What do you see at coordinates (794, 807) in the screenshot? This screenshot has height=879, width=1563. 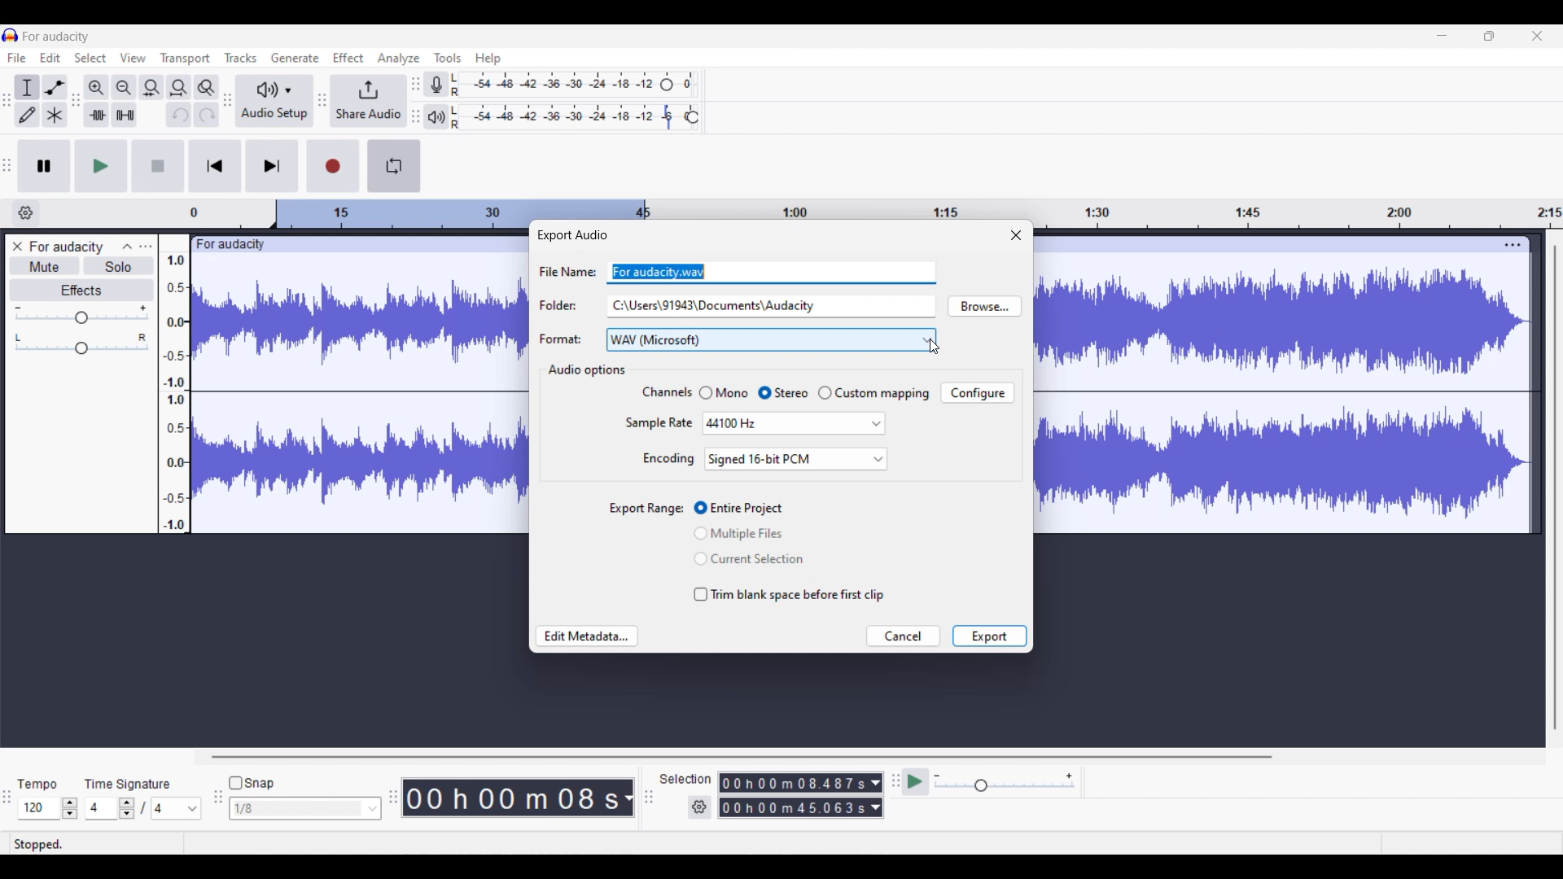 I see `Selection duration measurement` at bounding box center [794, 807].